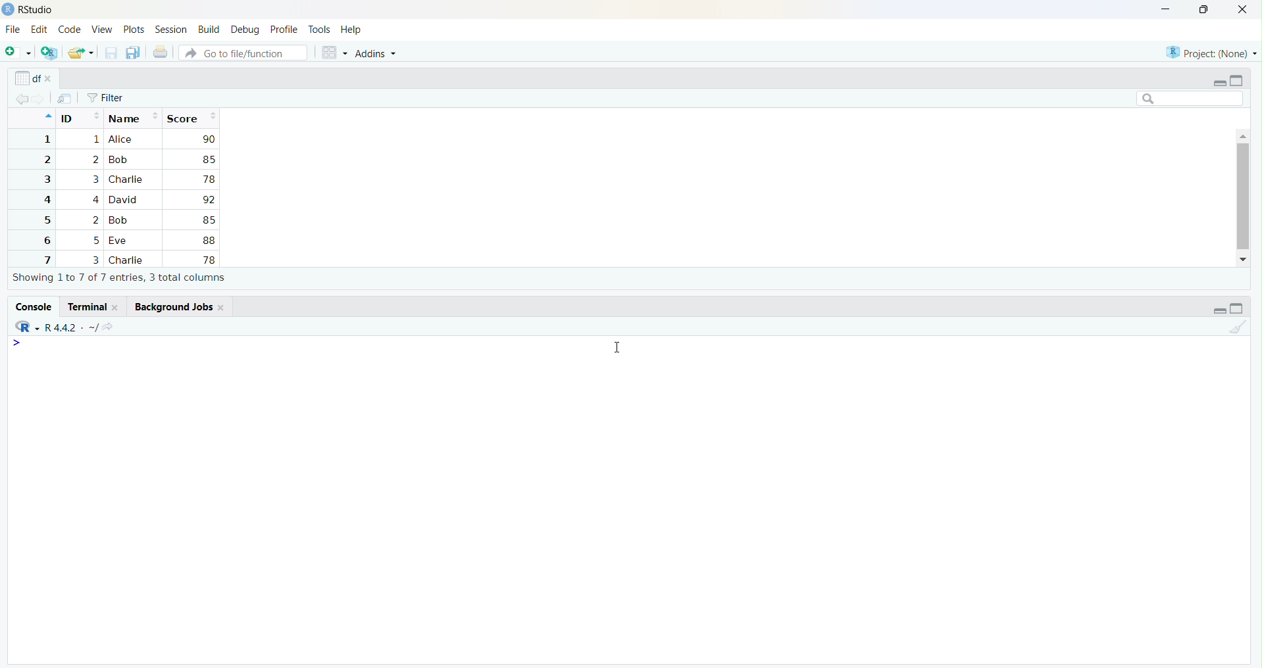  What do you see at coordinates (209, 240) in the screenshot?
I see `88` at bounding box center [209, 240].